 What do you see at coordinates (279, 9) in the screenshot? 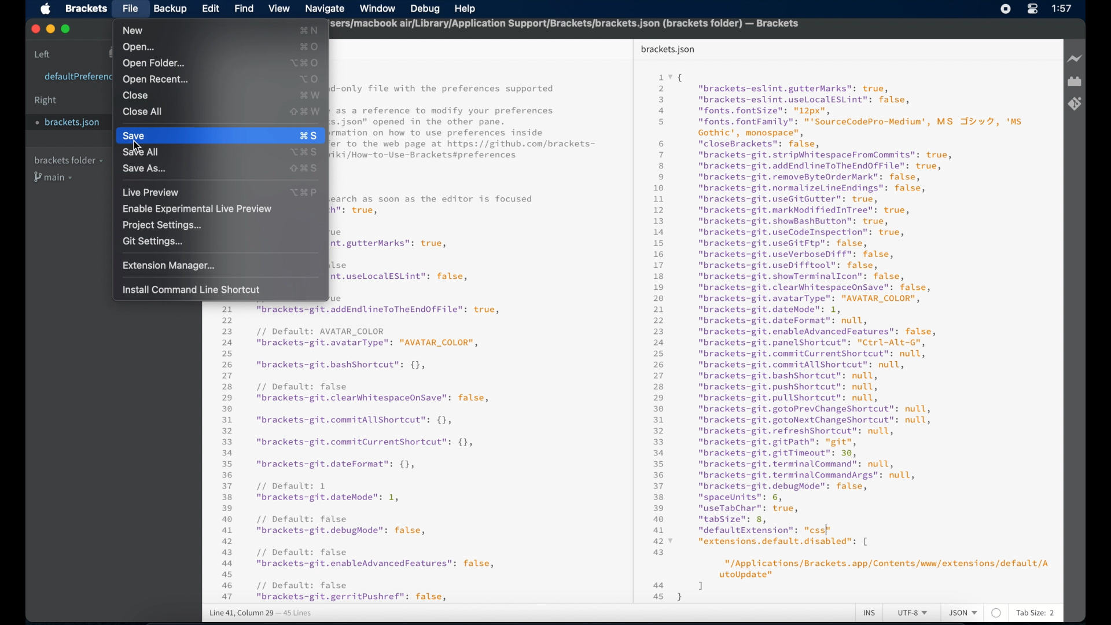
I see `view` at bounding box center [279, 9].